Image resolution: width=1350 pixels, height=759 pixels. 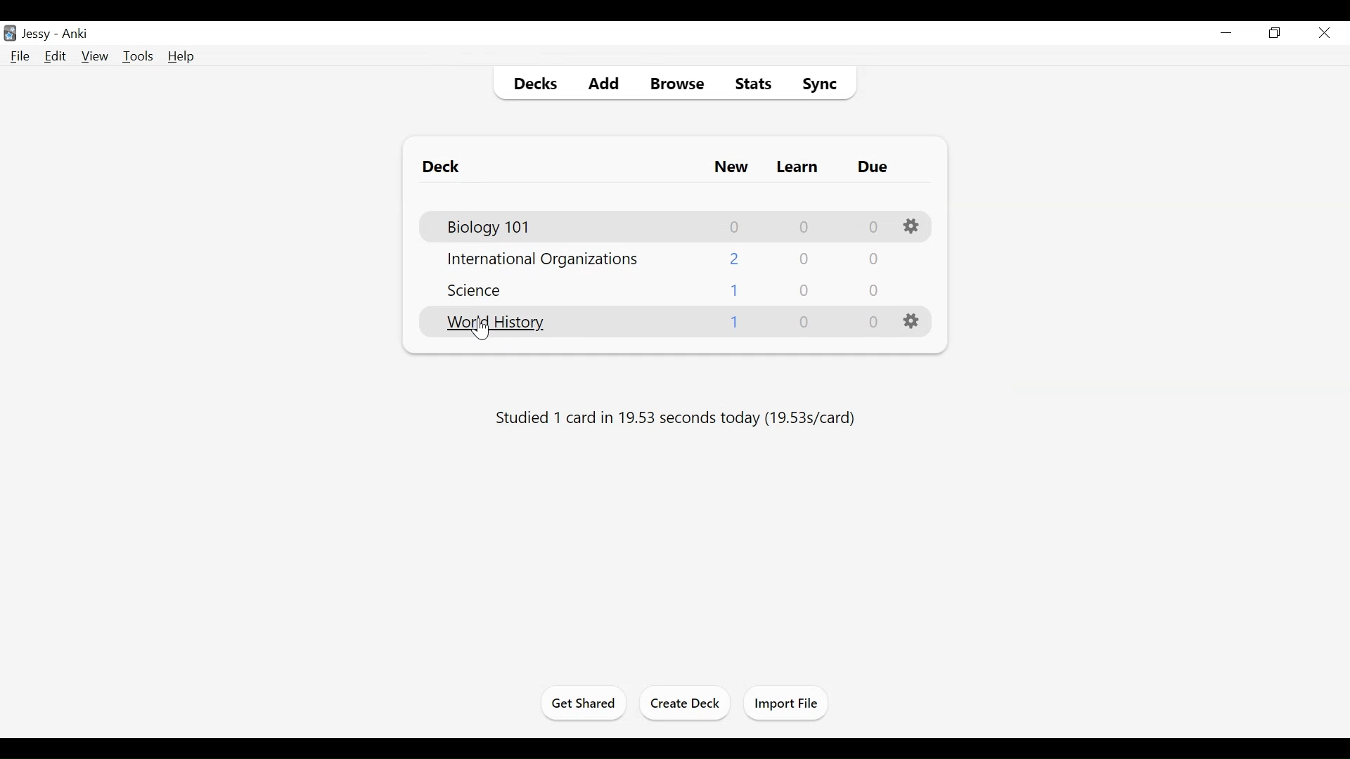 What do you see at coordinates (20, 56) in the screenshot?
I see `File` at bounding box center [20, 56].